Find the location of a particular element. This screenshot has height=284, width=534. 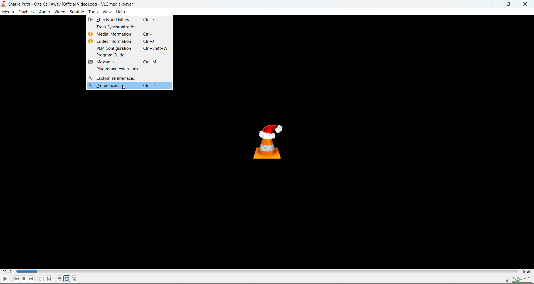

codec information is located at coordinates (131, 41).